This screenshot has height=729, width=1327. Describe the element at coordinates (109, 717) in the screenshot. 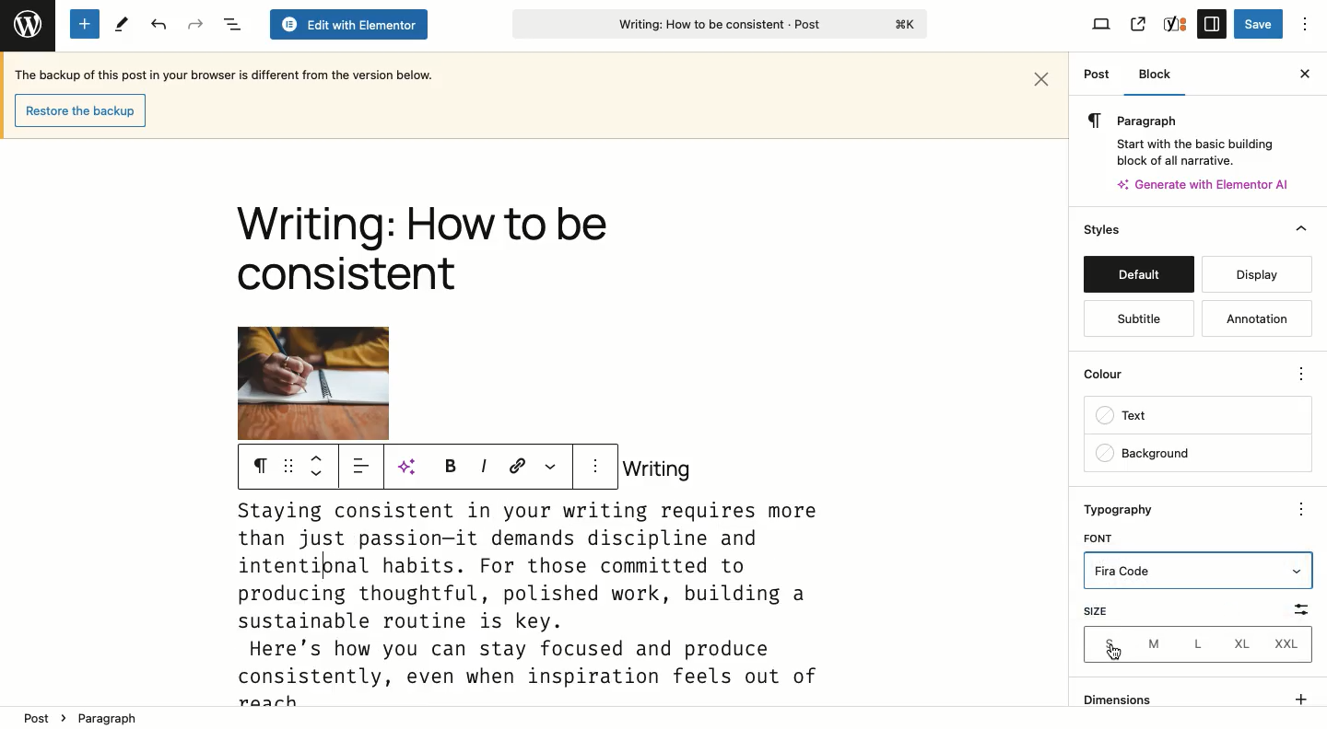

I see `Paragraph` at that location.